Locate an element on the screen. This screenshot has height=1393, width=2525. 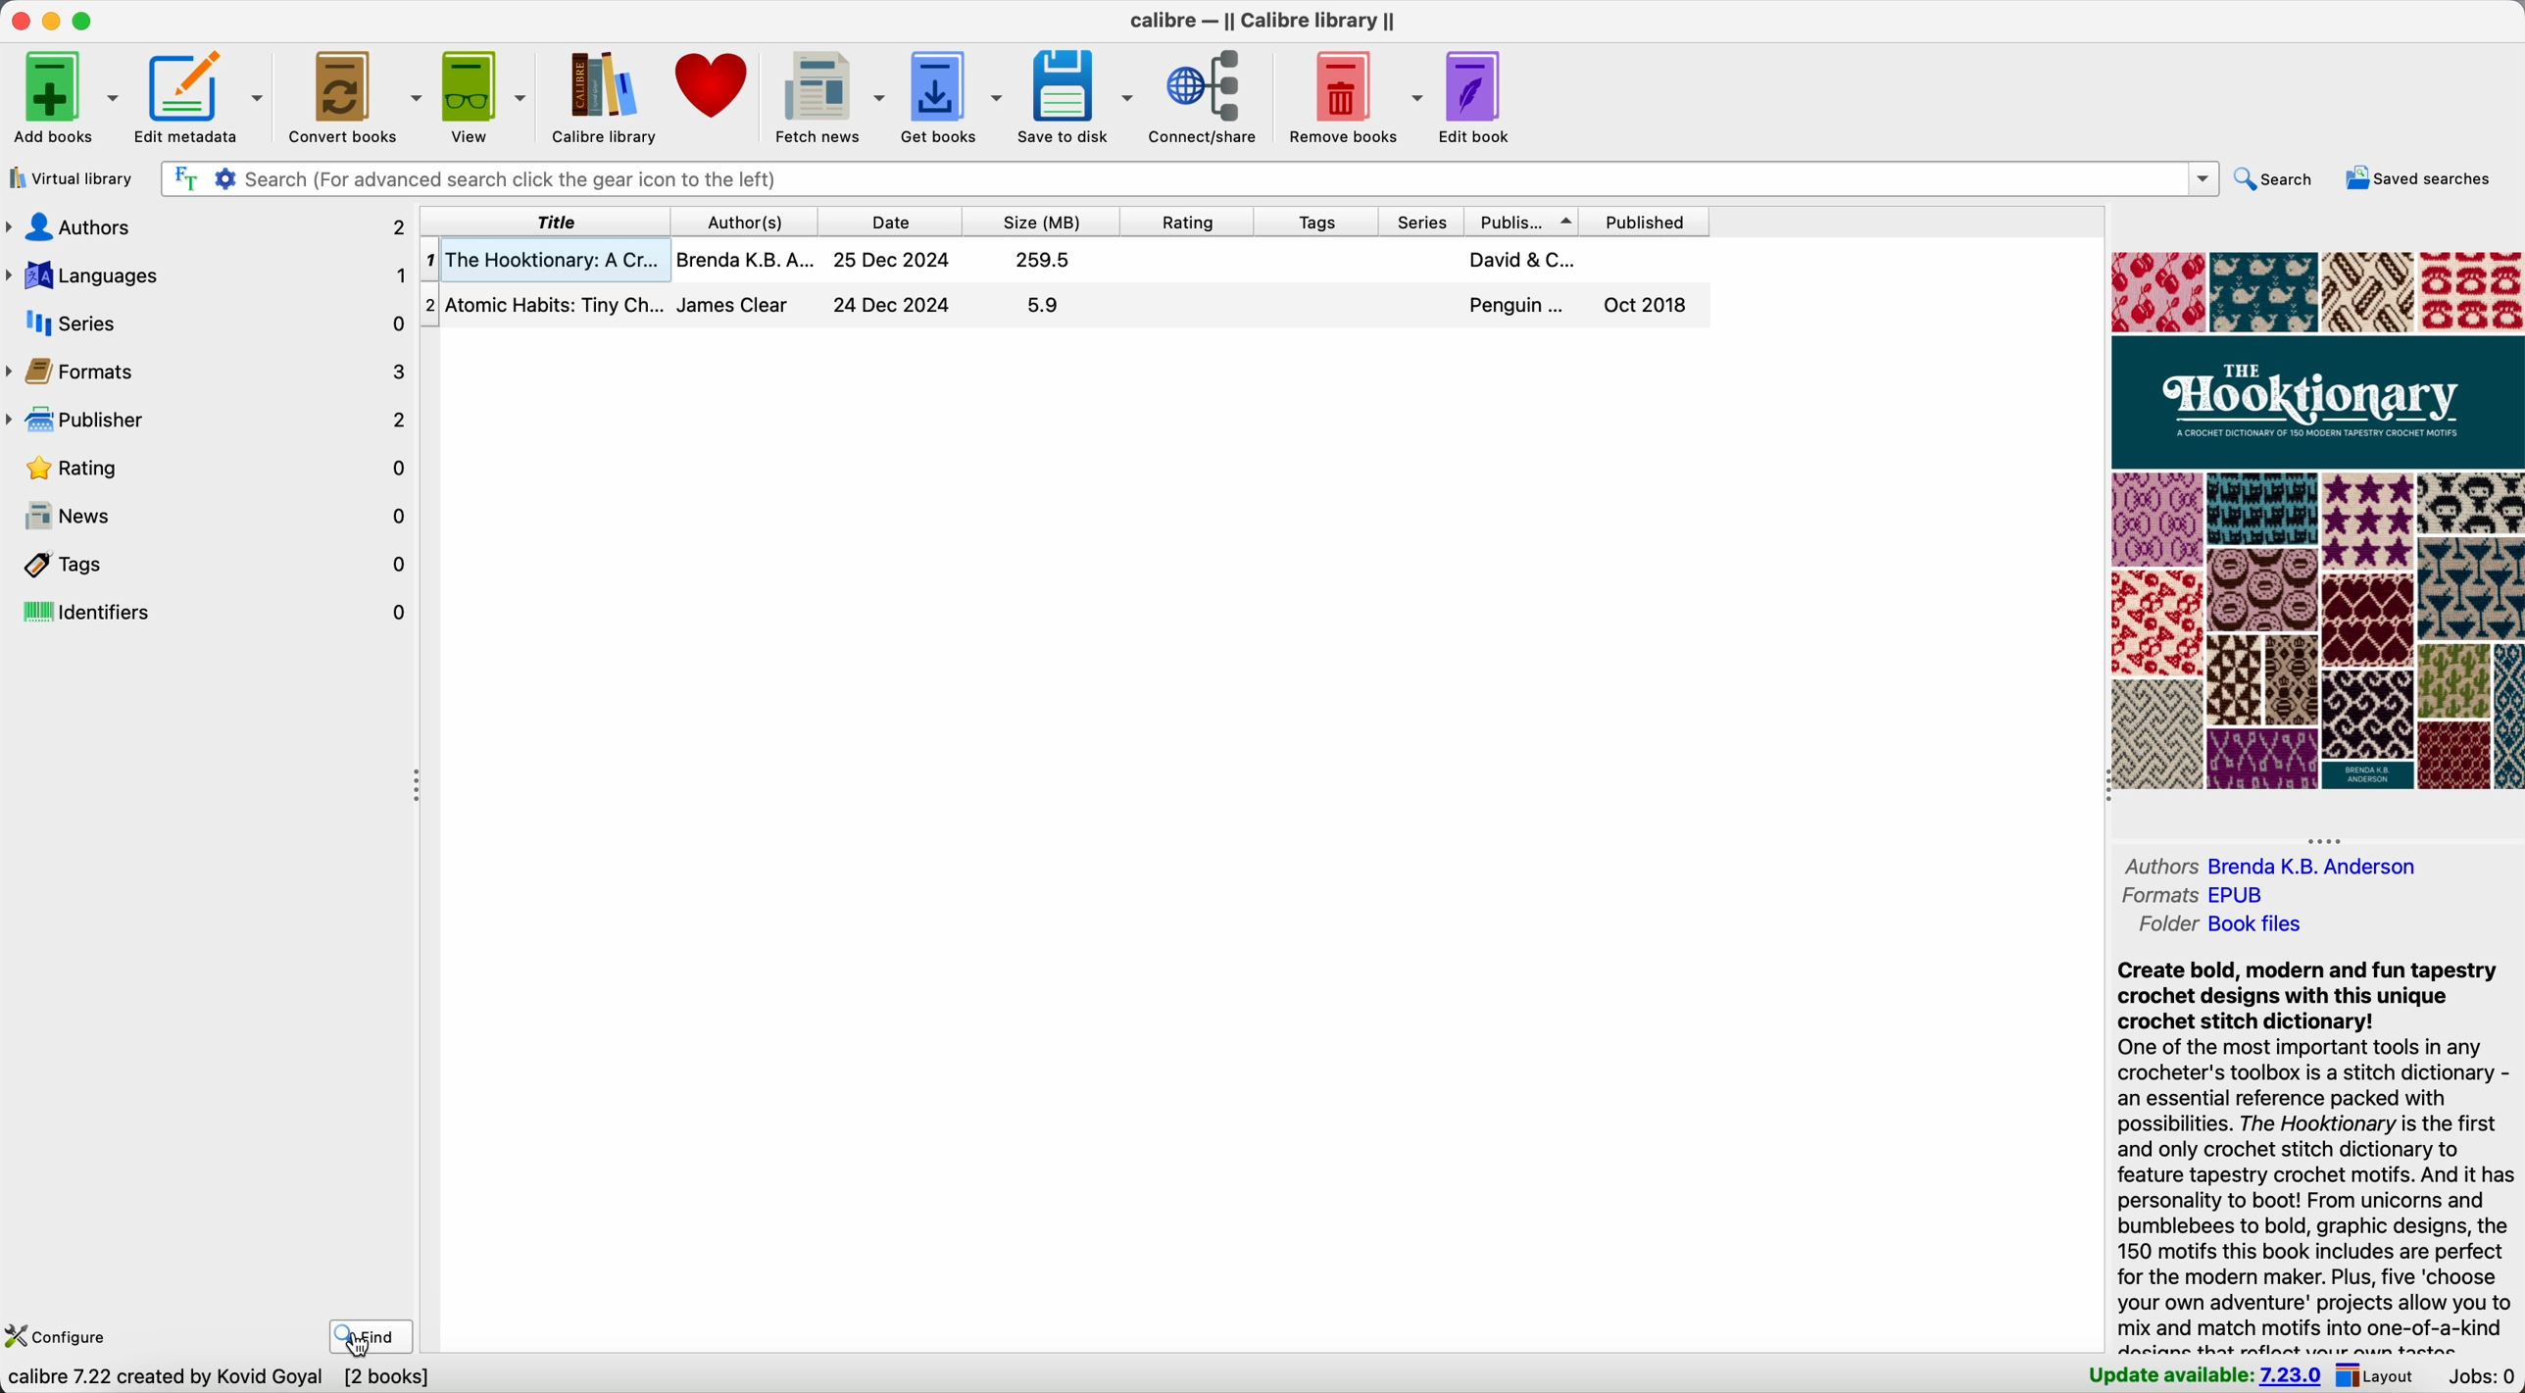
identifiers is located at coordinates (212, 610).